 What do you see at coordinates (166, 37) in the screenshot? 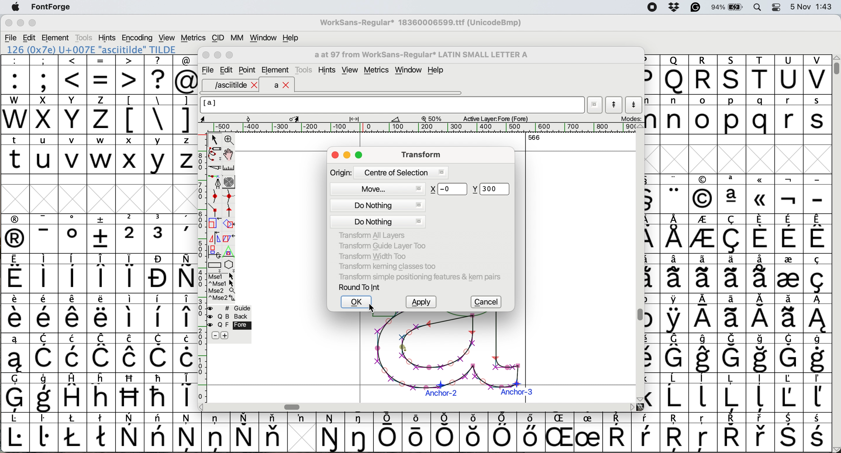
I see `view` at bounding box center [166, 37].